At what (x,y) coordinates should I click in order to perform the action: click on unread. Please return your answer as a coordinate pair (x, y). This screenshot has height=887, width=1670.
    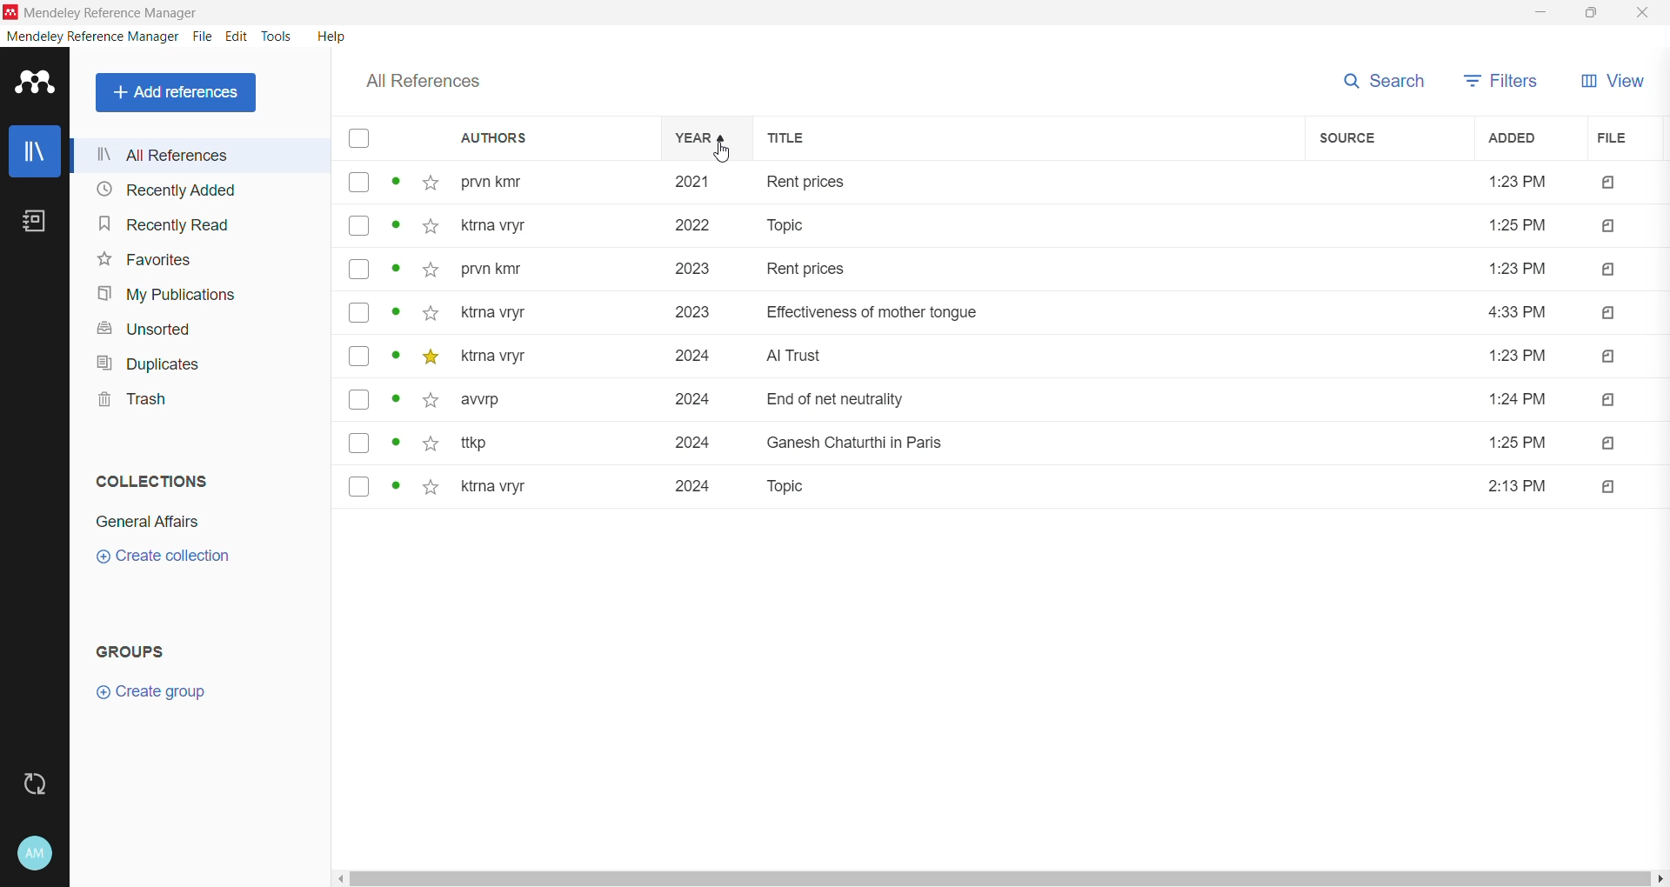
    Looking at the image, I should click on (395, 398).